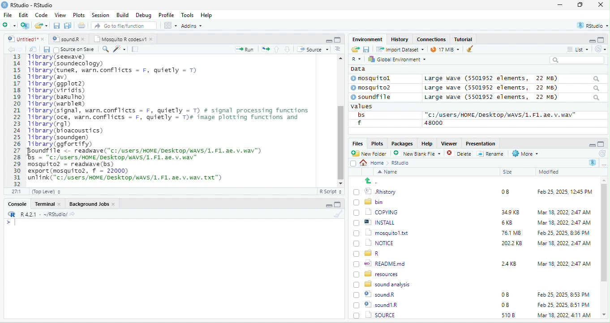 Image resolution: width=610 pixels, height=323 pixels. Describe the element at coordinates (57, 26) in the screenshot. I see `save` at that location.